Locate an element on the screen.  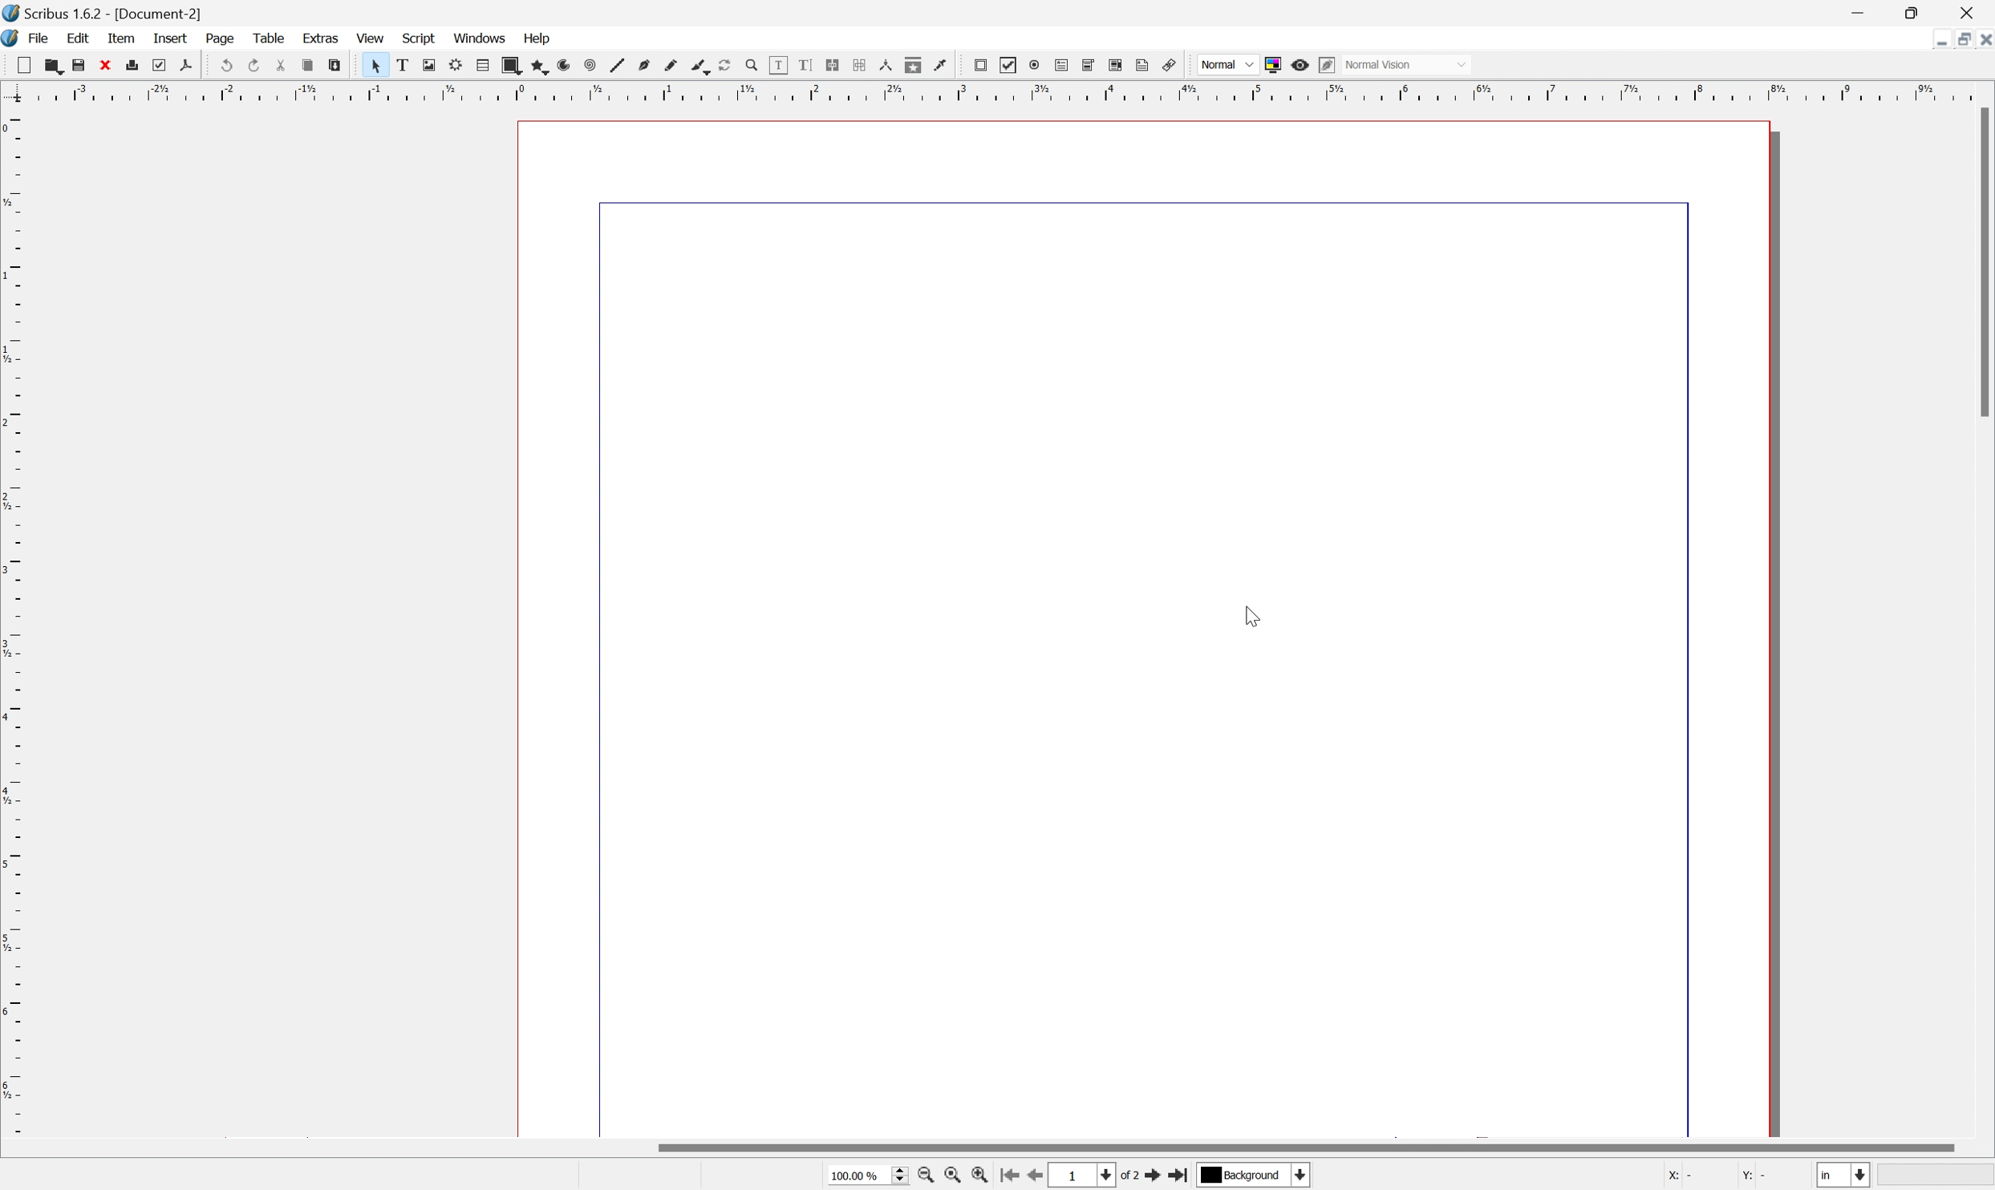
Toggle color management system is located at coordinates (1273, 63).